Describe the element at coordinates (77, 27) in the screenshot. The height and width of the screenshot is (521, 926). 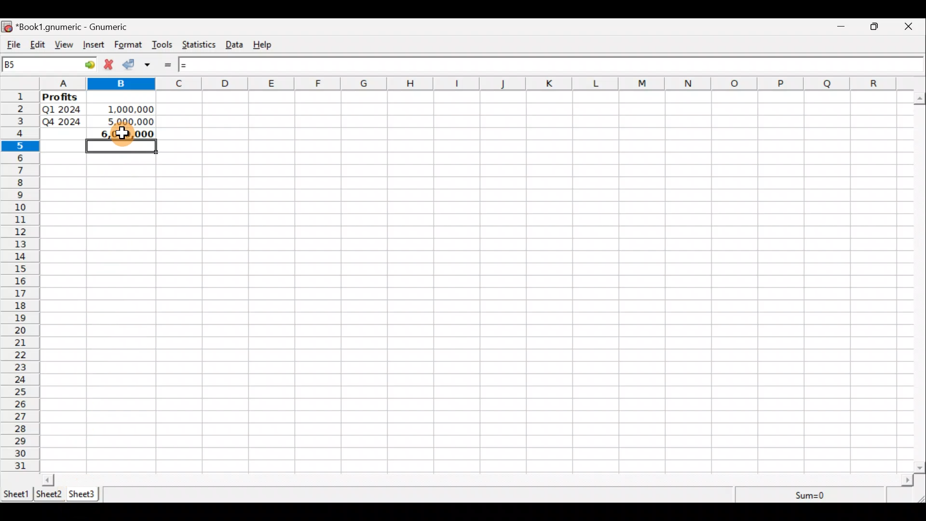
I see `“Book1.gnumeric - Gnumeric` at that location.